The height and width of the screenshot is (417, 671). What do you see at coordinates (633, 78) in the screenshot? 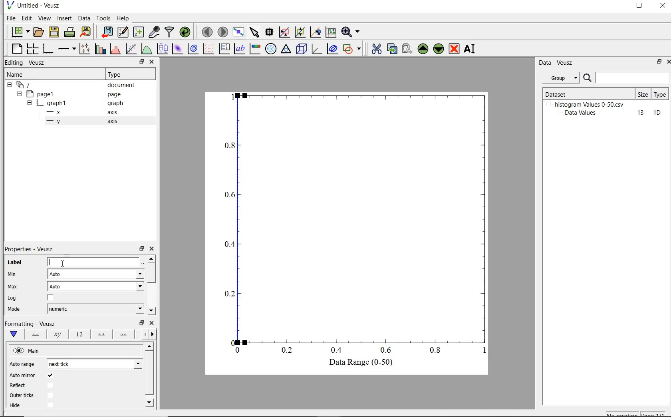
I see `search for dataset names` at bounding box center [633, 78].